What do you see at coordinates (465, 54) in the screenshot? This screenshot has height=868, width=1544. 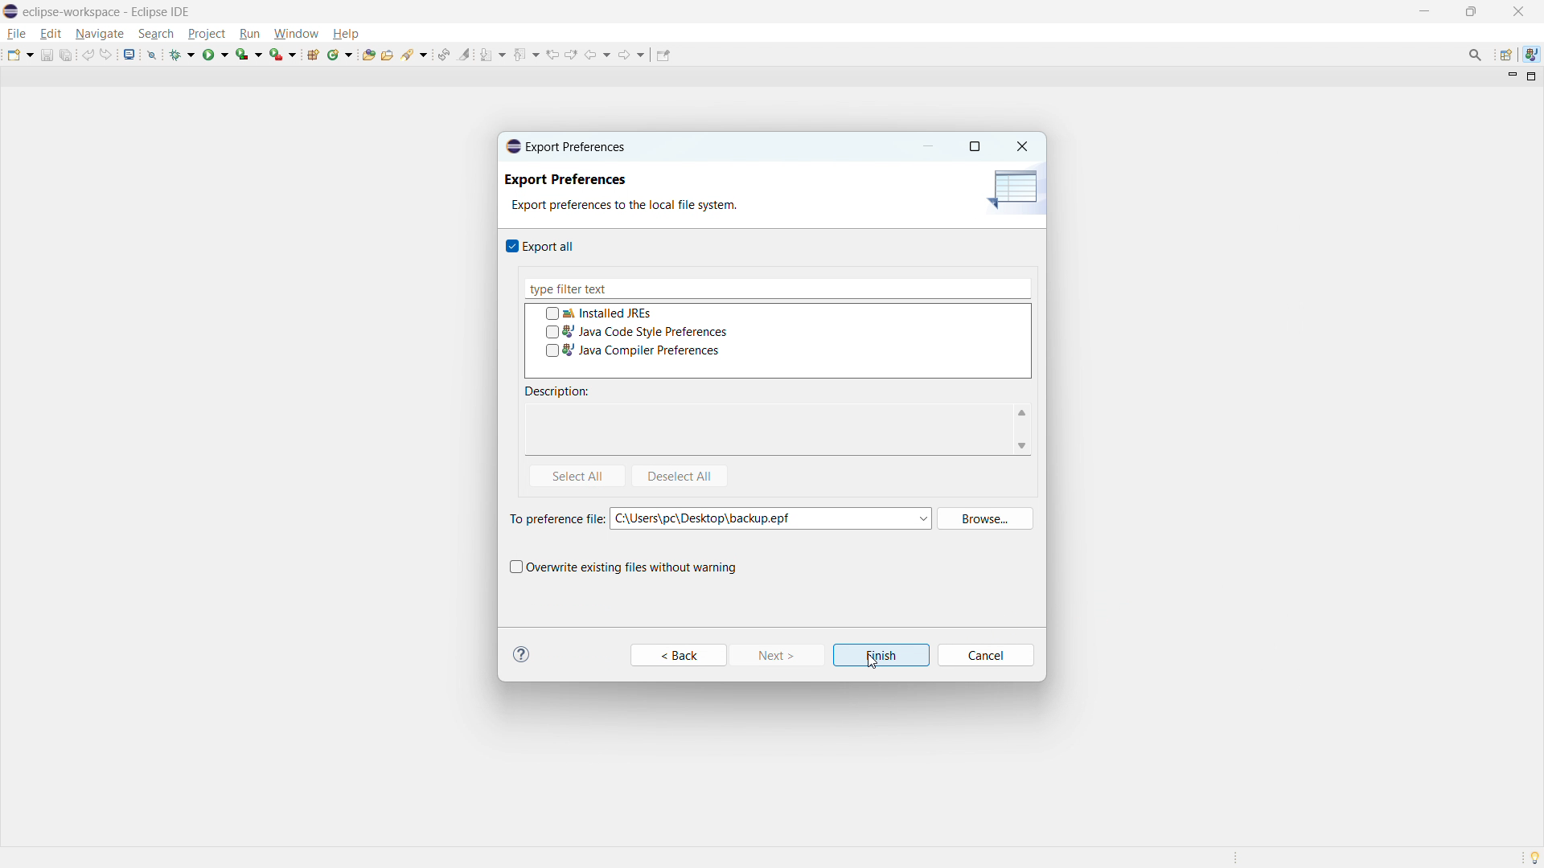 I see `toggle ant mark occurances` at bounding box center [465, 54].